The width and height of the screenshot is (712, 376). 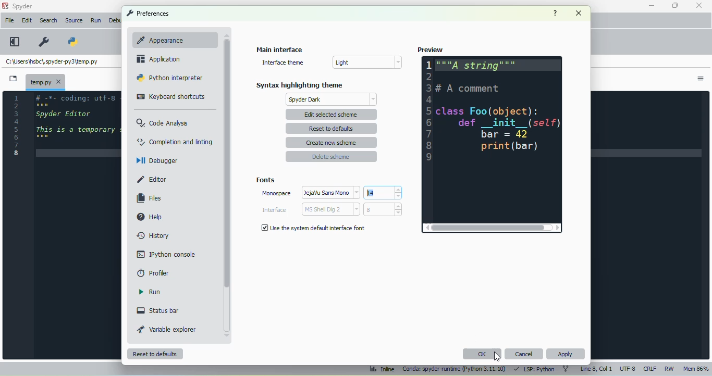 I want to click on LSP Python, so click(x=533, y=369).